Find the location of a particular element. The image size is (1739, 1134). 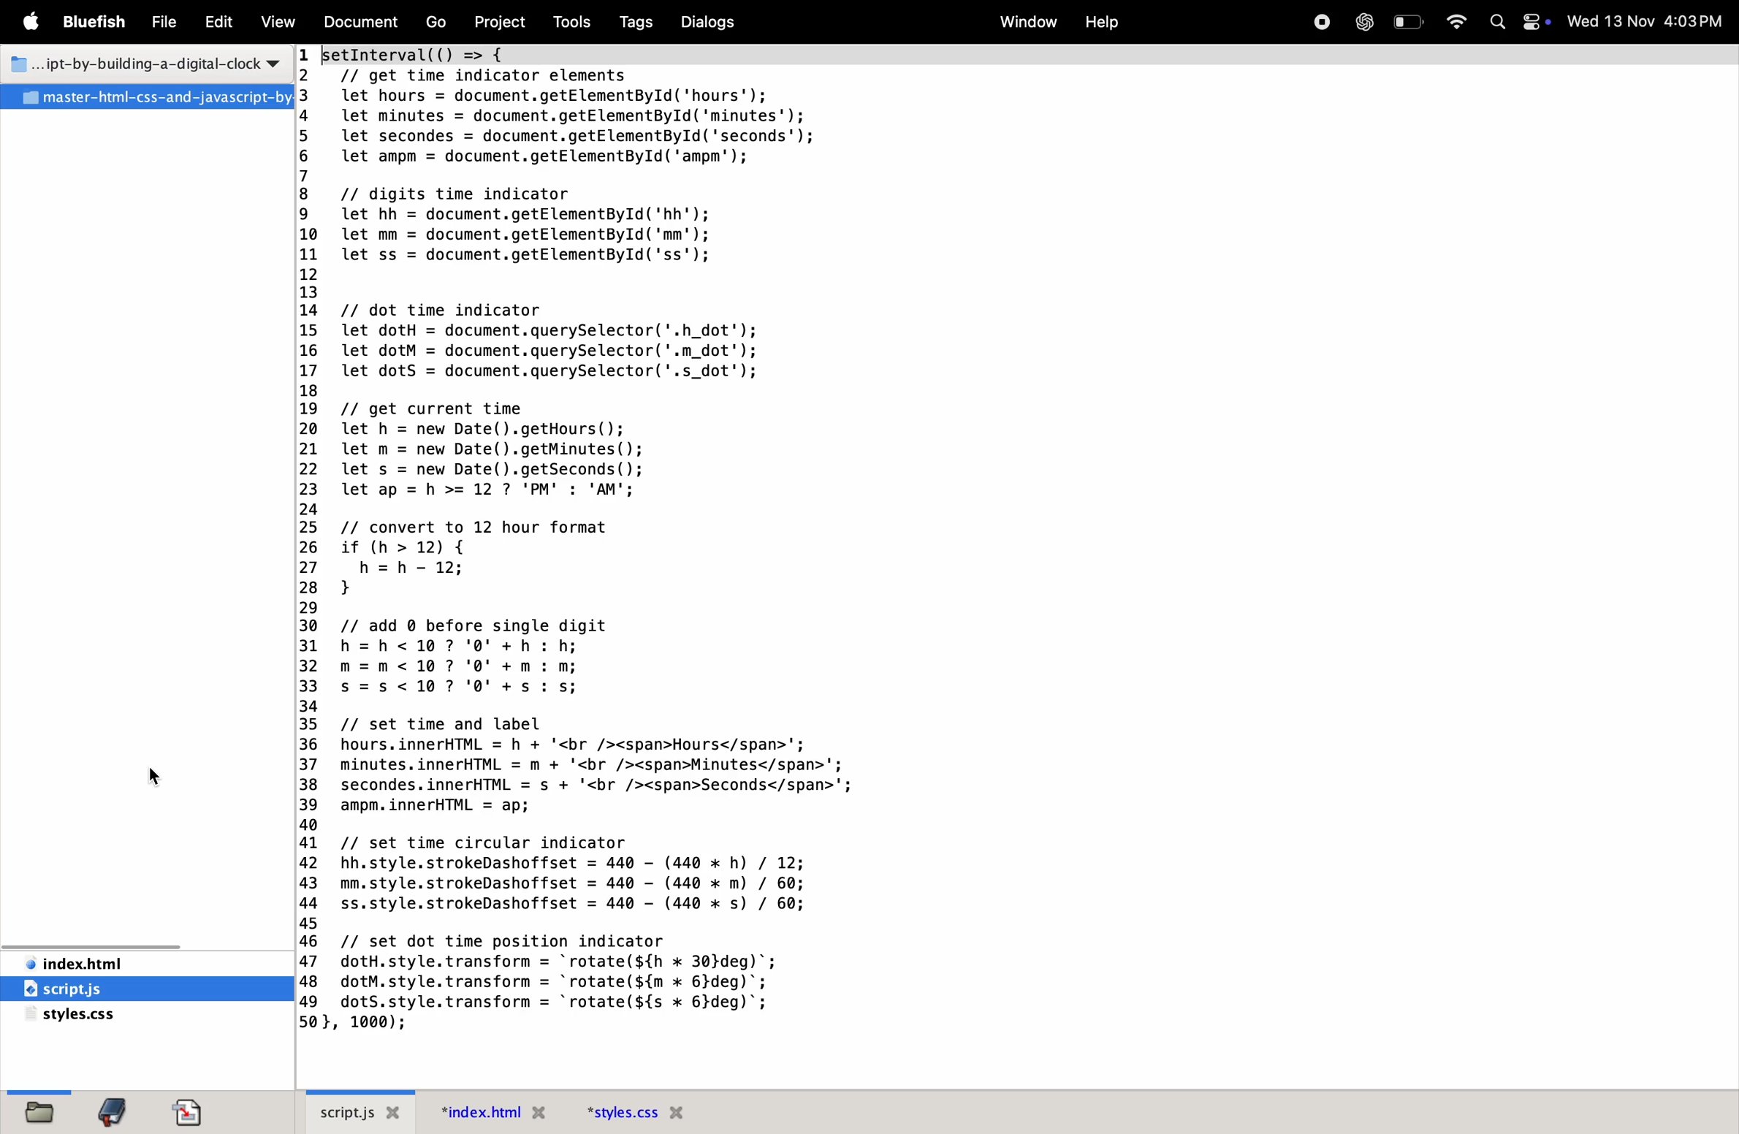

Document is located at coordinates (189, 1107).